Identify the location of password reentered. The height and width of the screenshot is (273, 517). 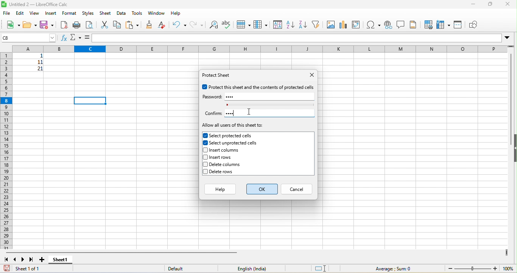
(229, 114).